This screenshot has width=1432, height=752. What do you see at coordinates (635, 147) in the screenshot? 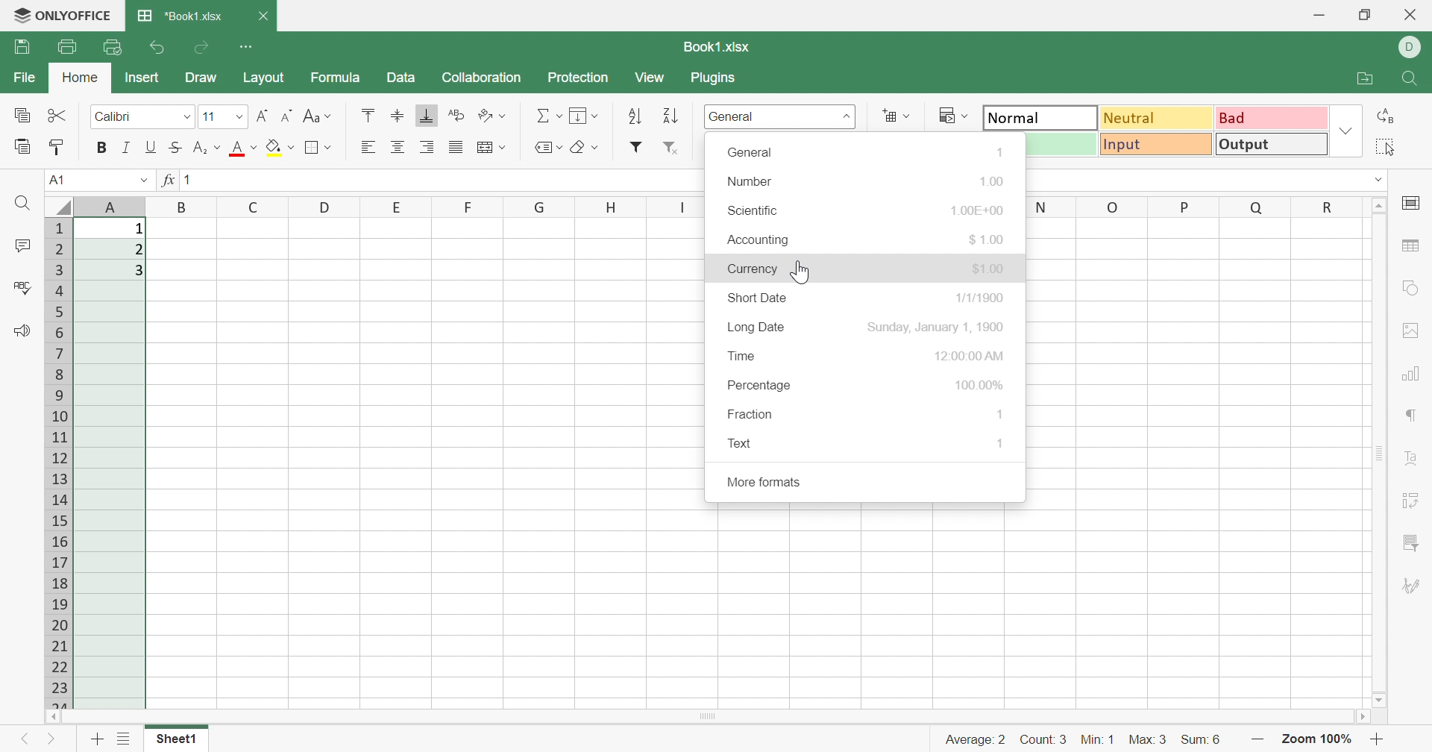
I see `Filter` at bounding box center [635, 147].